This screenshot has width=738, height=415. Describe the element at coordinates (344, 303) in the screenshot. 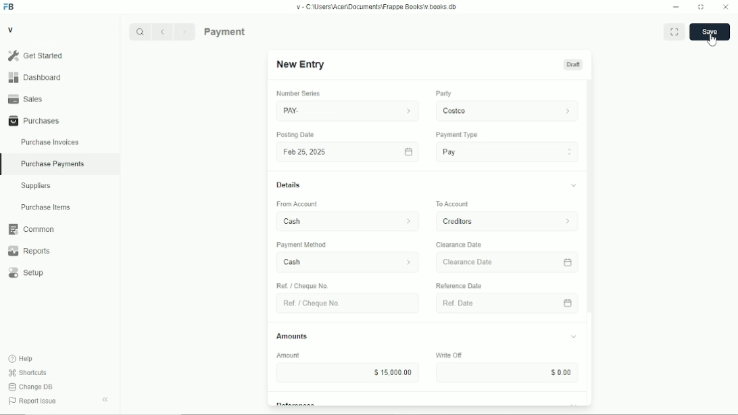

I see `Ret. Choque No.` at that location.